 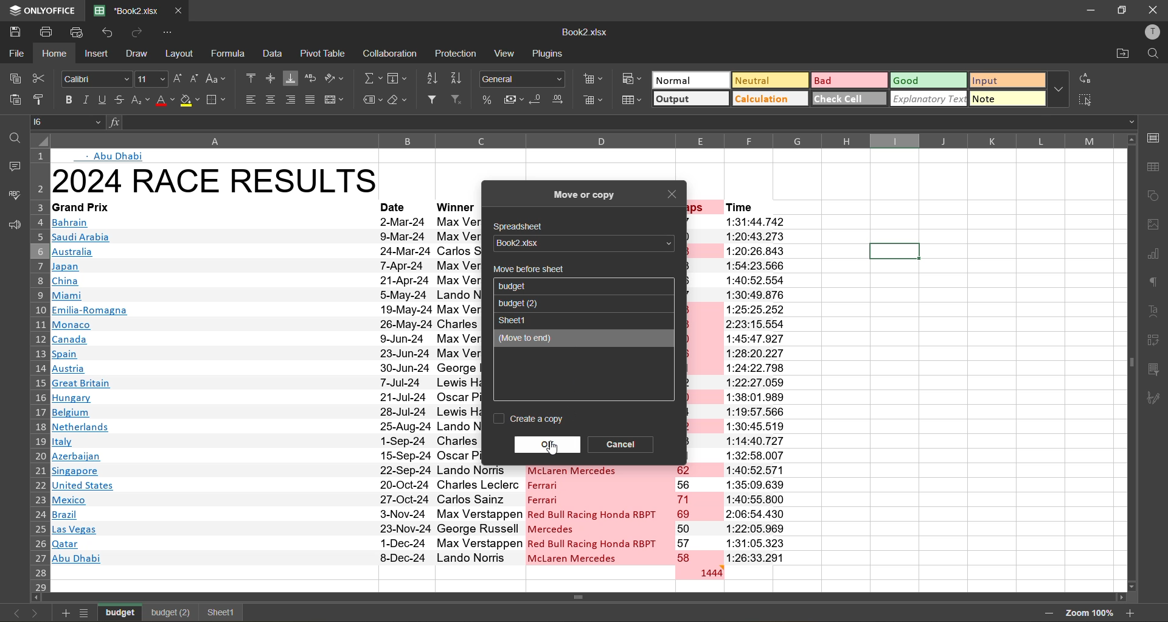 What do you see at coordinates (41, 99) in the screenshot?
I see `copy style` at bounding box center [41, 99].